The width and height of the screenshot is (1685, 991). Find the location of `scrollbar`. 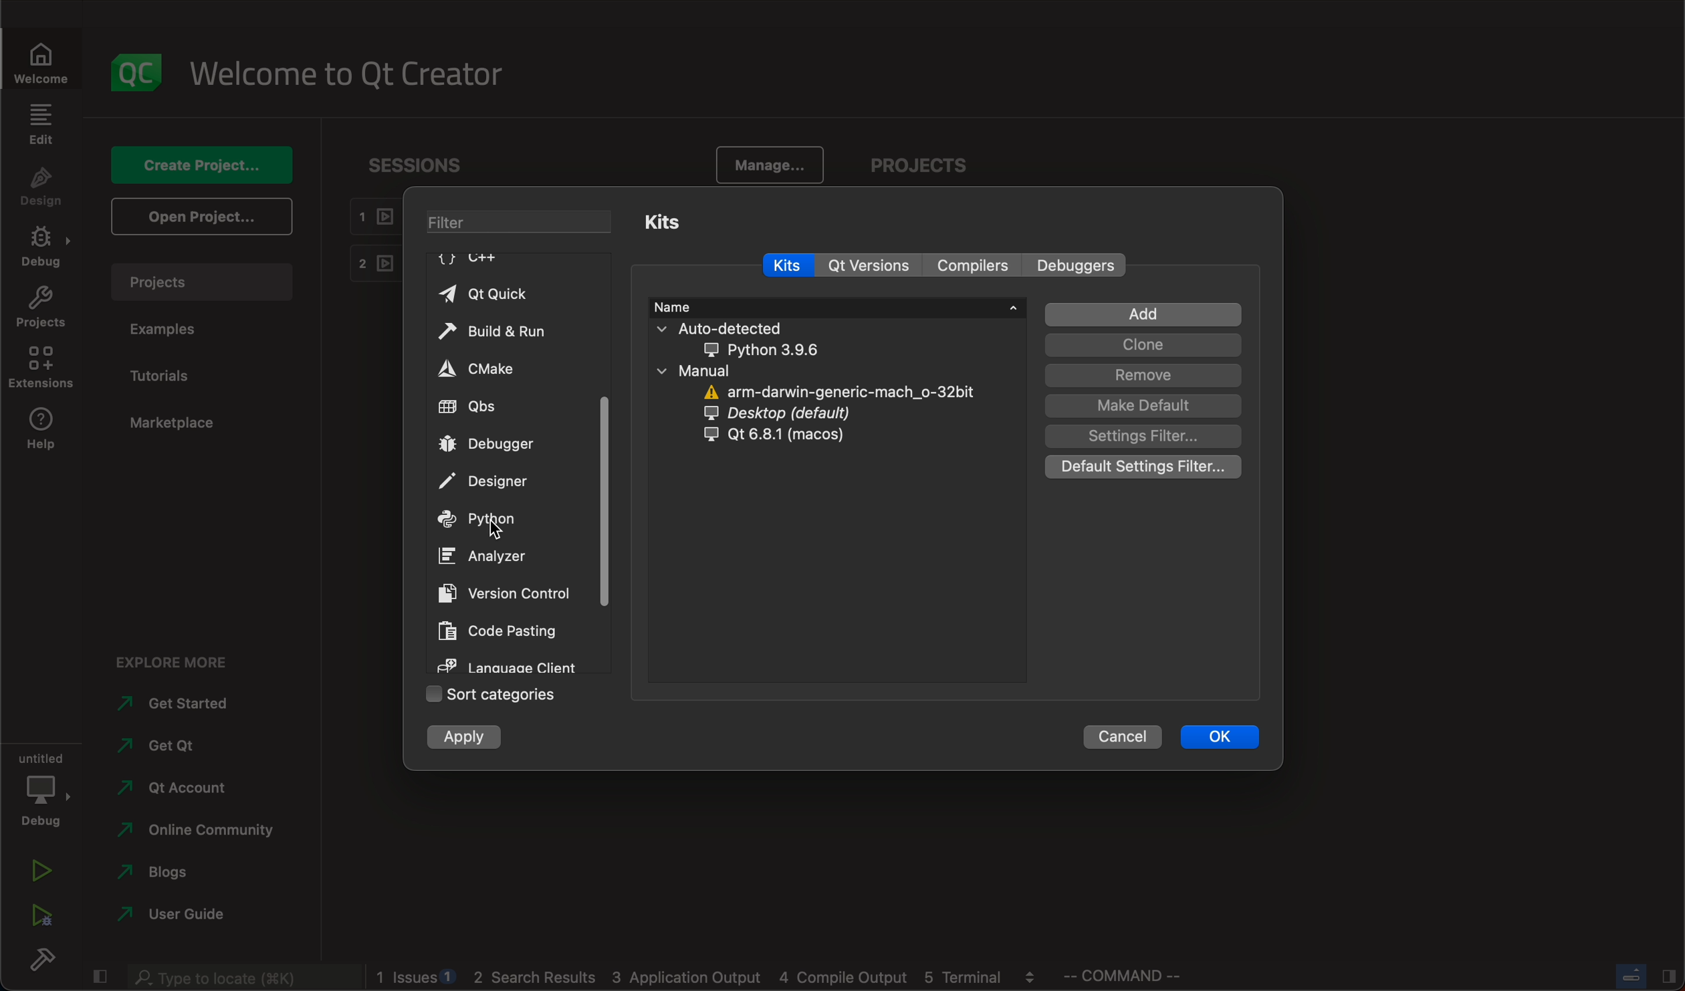

scrollbar is located at coordinates (603, 465).